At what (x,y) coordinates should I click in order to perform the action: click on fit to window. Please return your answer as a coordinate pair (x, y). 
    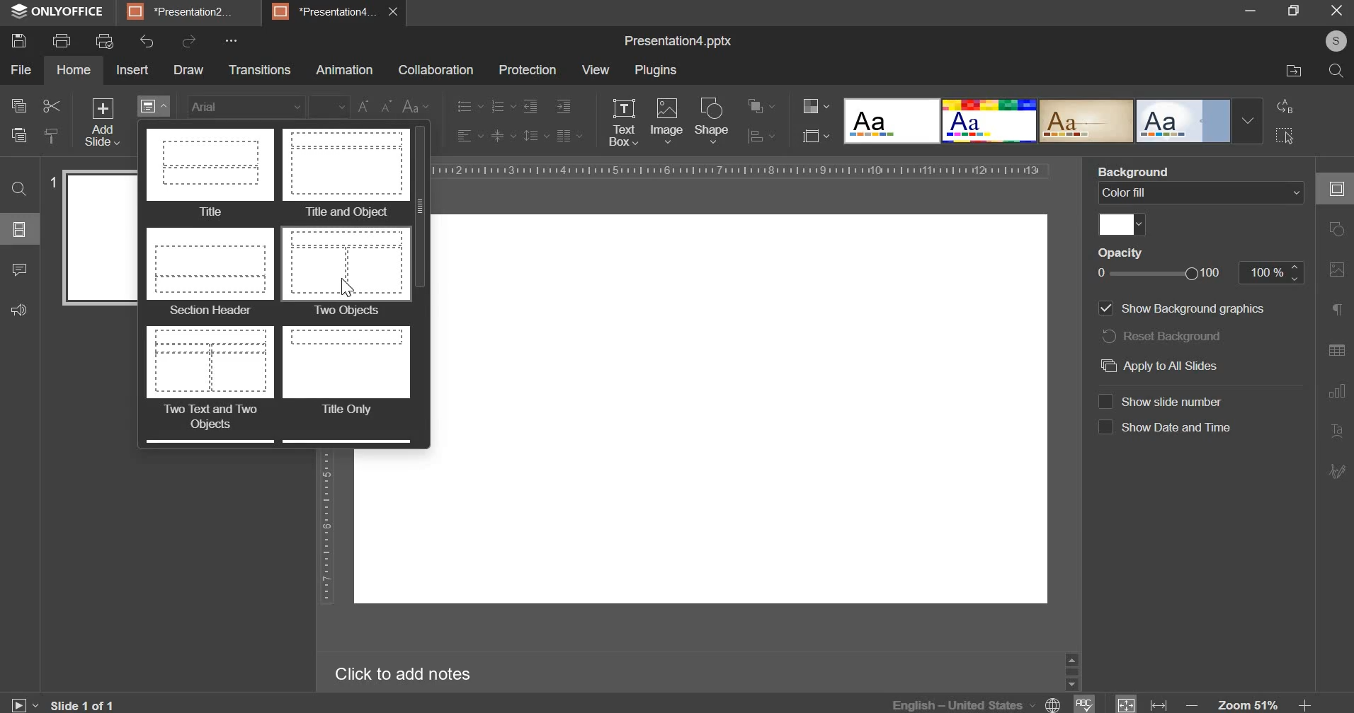
    Looking at the image, I should click on (1127, 705).